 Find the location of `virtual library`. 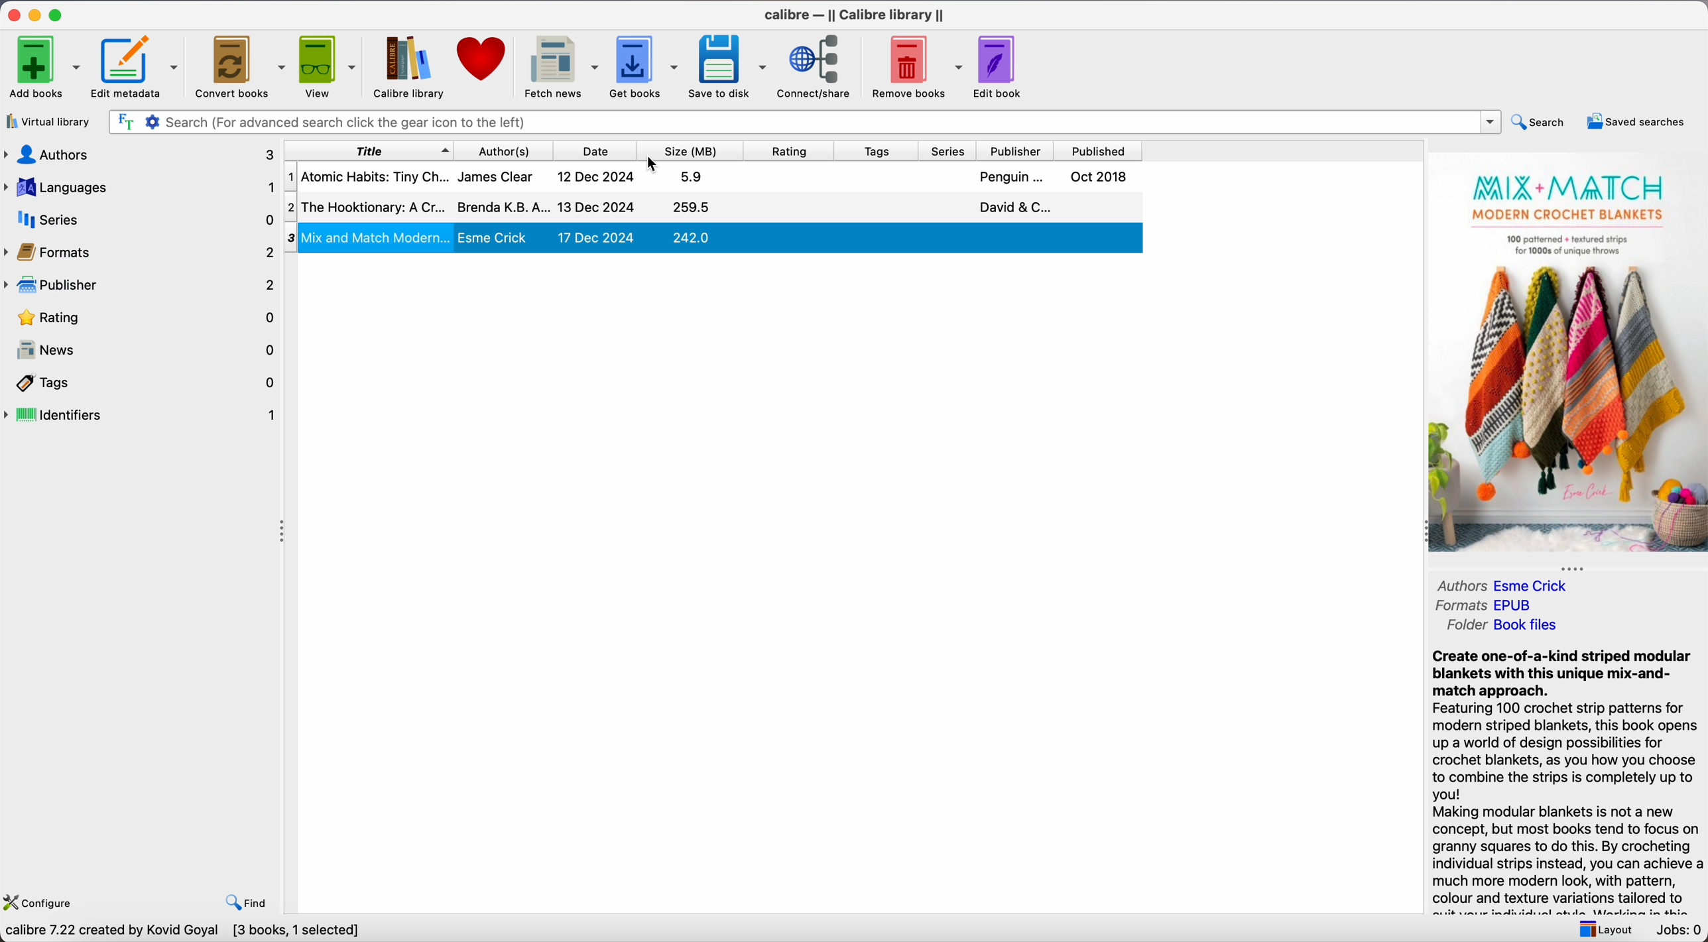

virtual library is located at coordinates (51, 121).